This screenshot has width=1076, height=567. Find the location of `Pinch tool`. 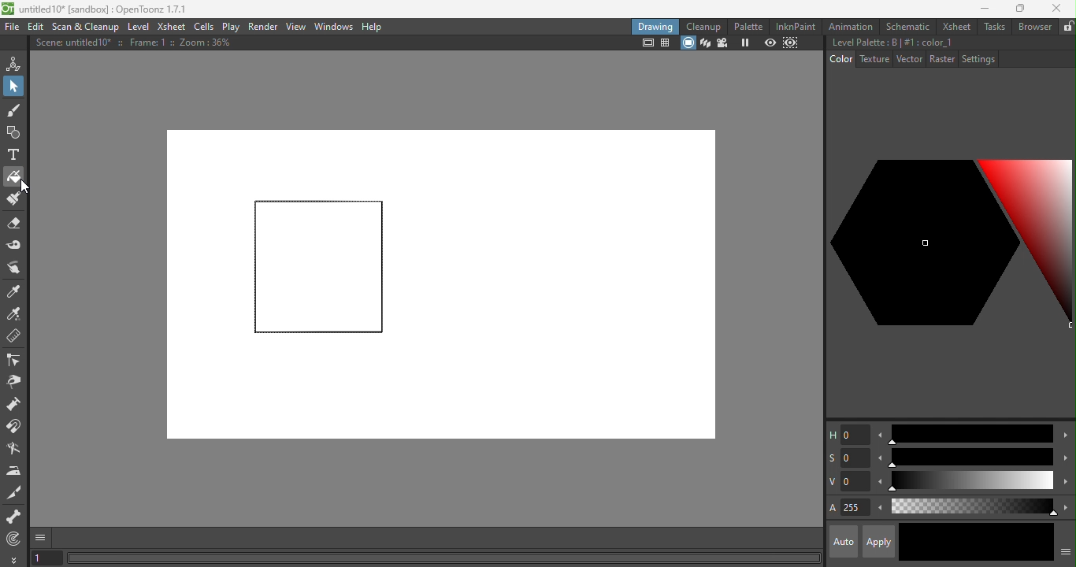

Pinch tool is located at coordinates (17, 381).